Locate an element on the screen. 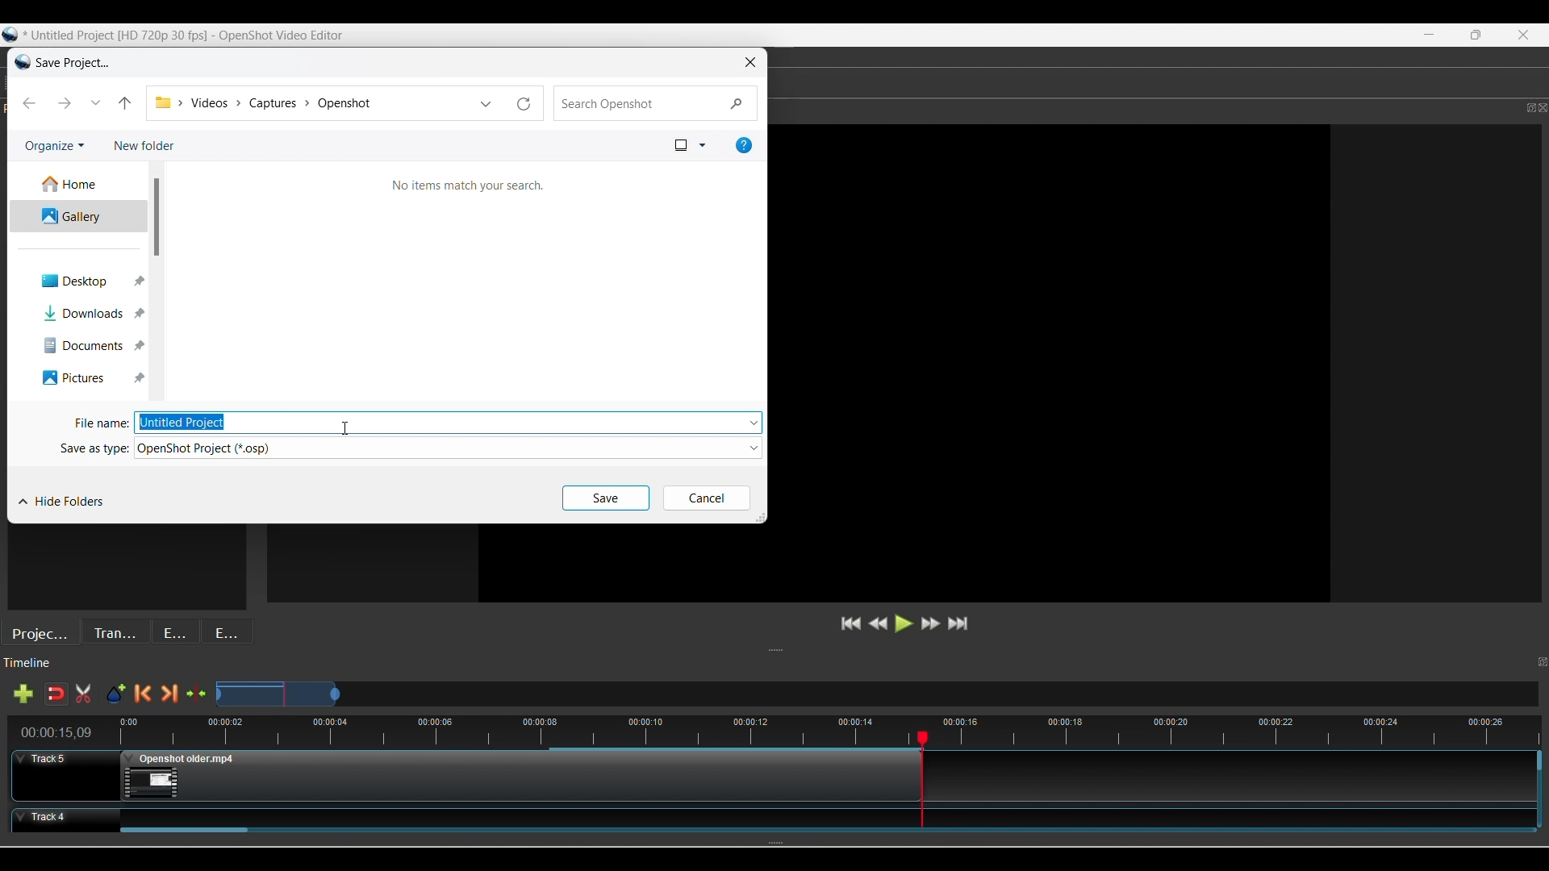  minimize is located at coordinates (1428, 35).